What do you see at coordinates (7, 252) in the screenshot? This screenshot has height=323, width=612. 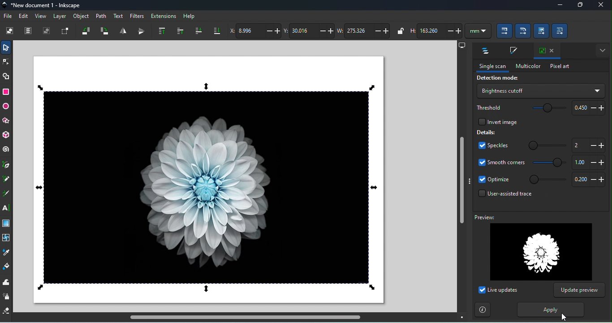 I see `Dropper tool` at bounding box center [7, 252].